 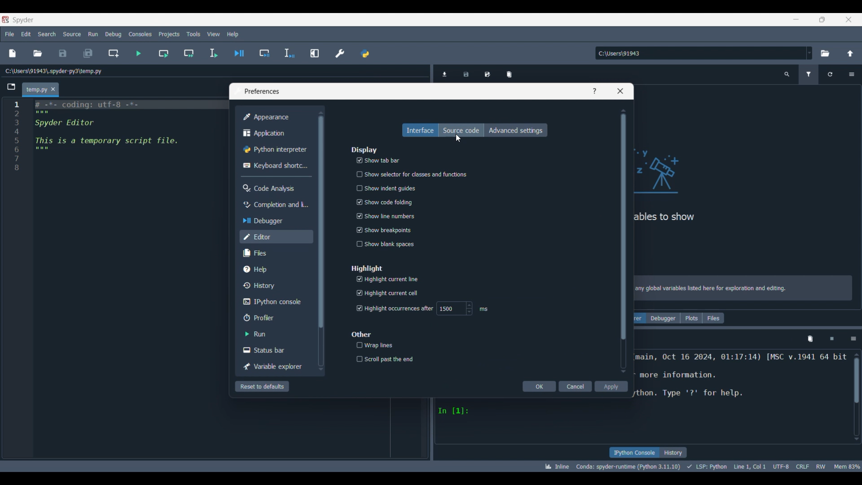 What do you see at coordinates (289, 53) in the screenshot?
I see `Debug selection/current line` at bounding box center [289, 53].